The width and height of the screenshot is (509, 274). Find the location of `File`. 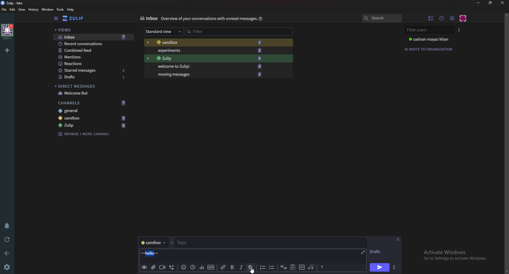

File is located at coordinates (4, 10).